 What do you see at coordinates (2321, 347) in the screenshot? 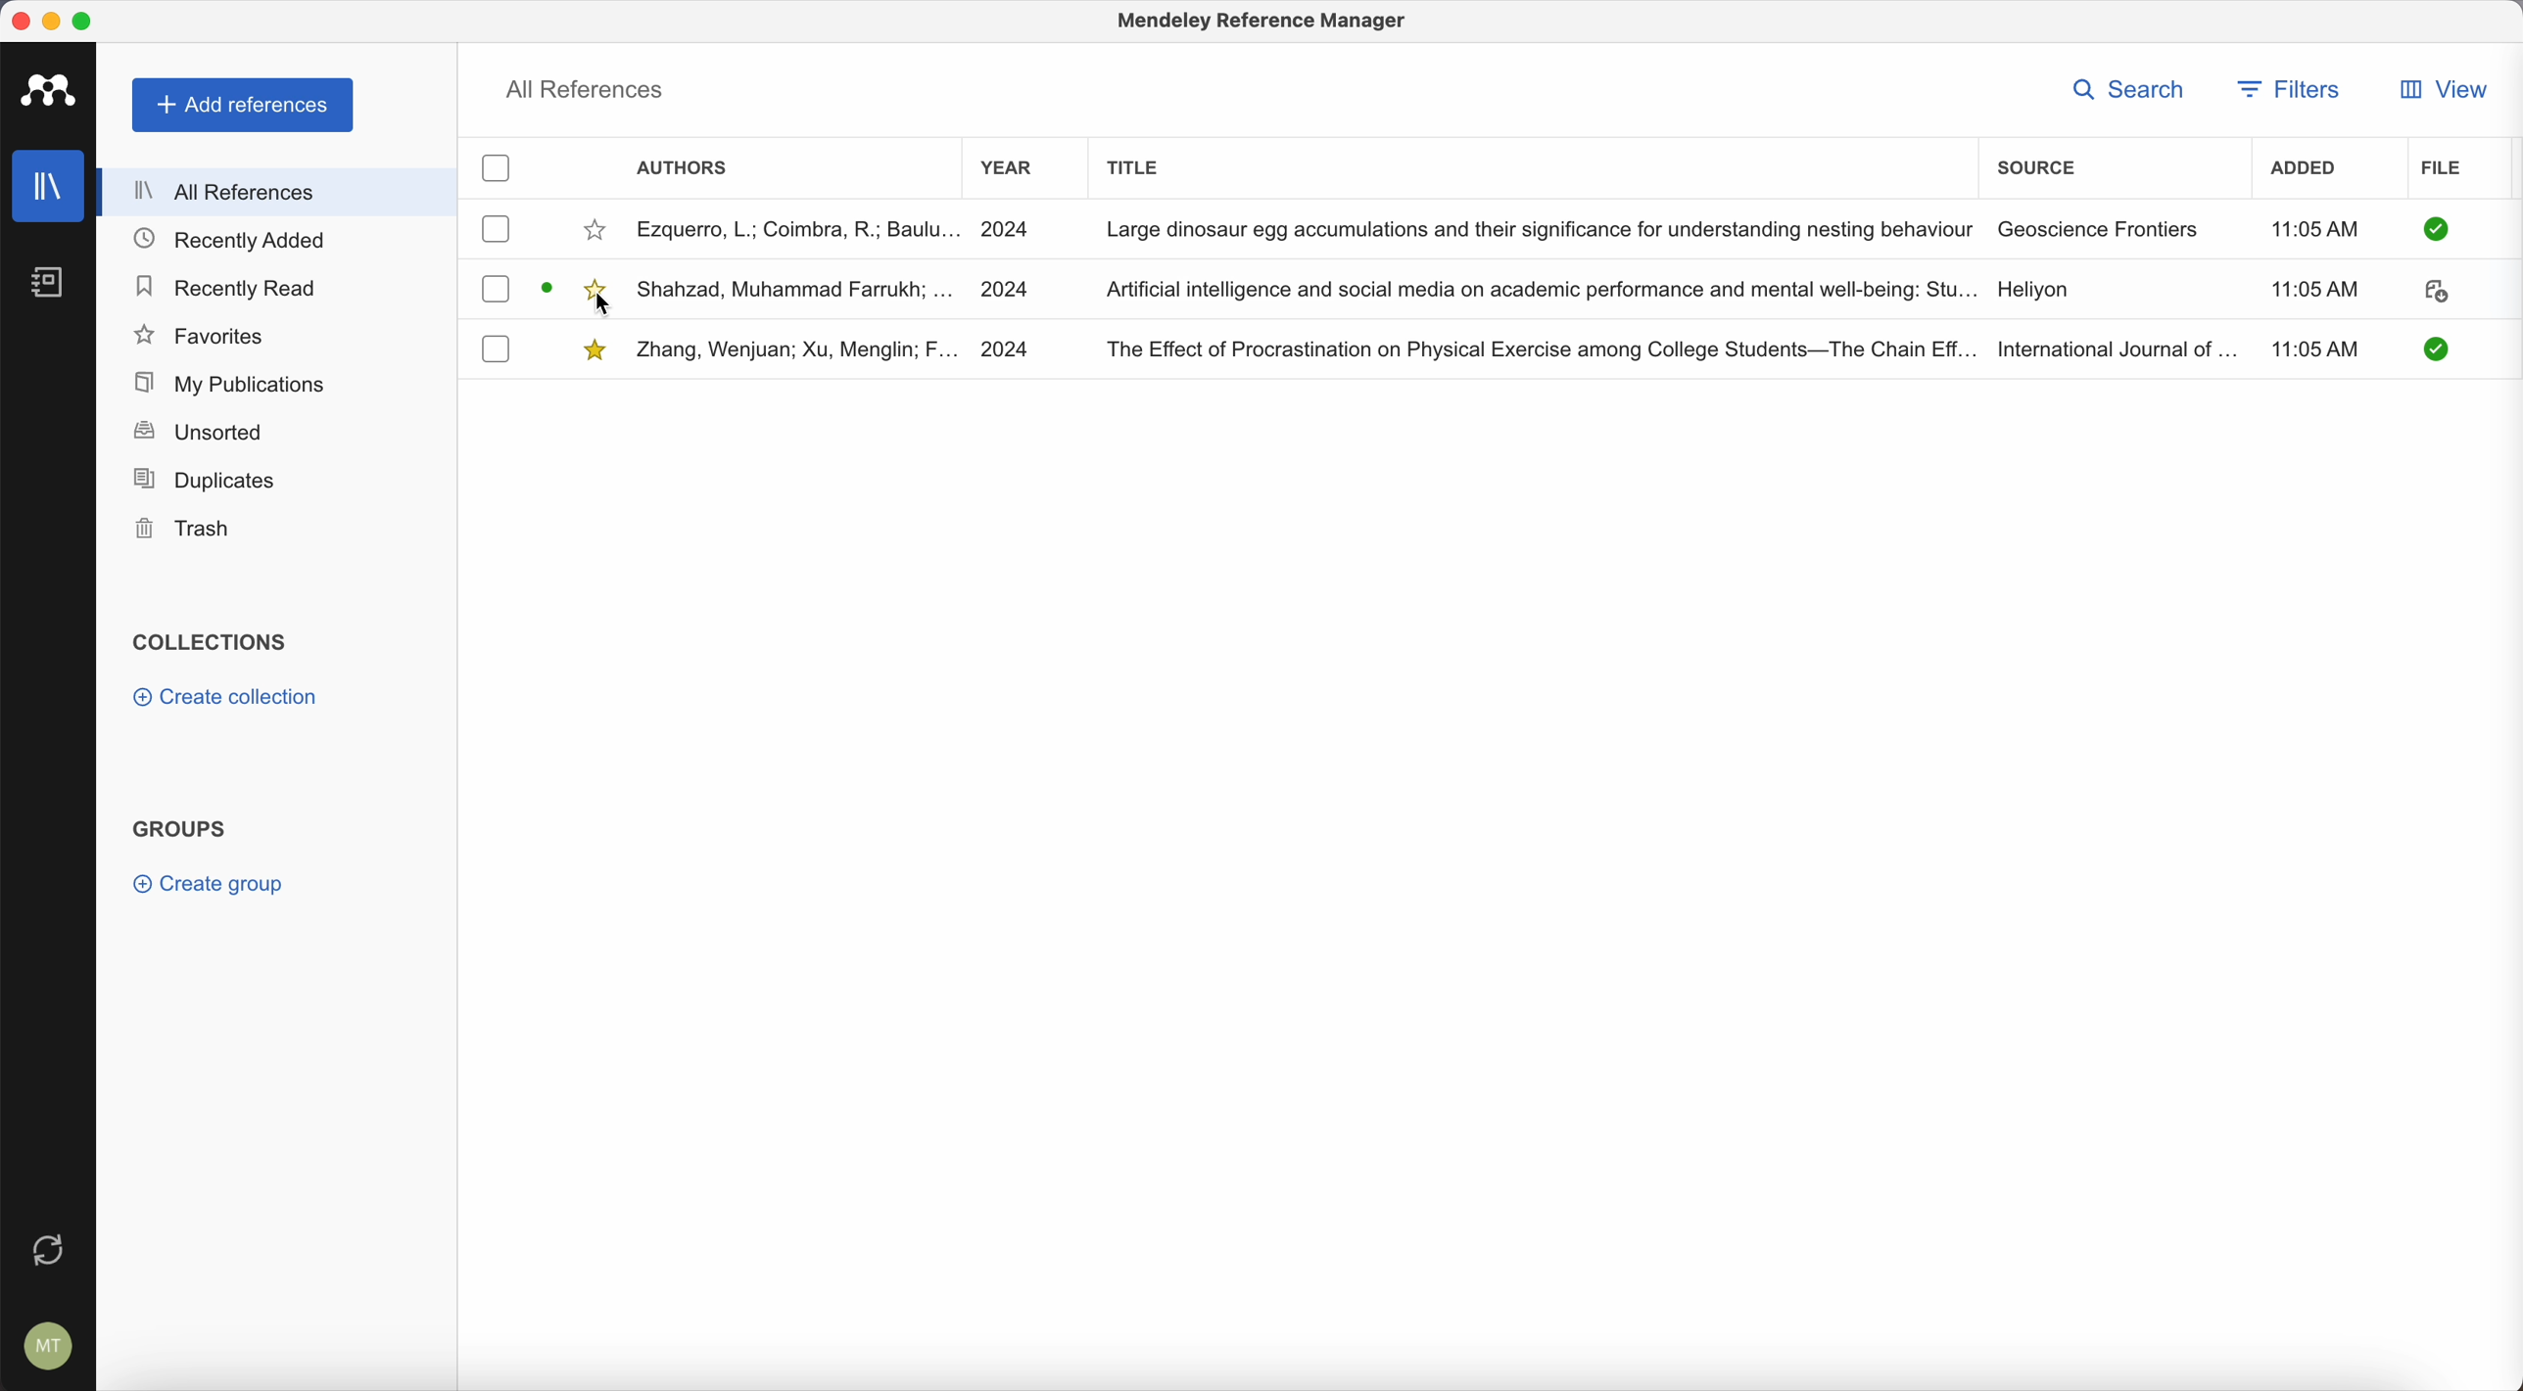
I see `11:05 AM` at bounding box center [2321, 347].